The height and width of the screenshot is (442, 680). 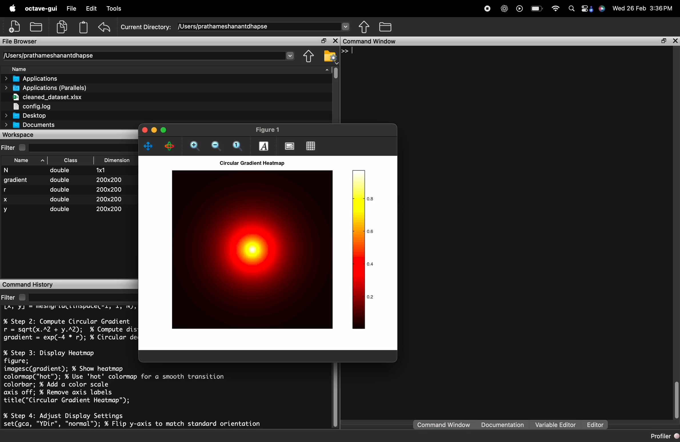 What do you see at coordinates (63, 199) in the screenshot?
I see `double` at bounding box center [63, 199].